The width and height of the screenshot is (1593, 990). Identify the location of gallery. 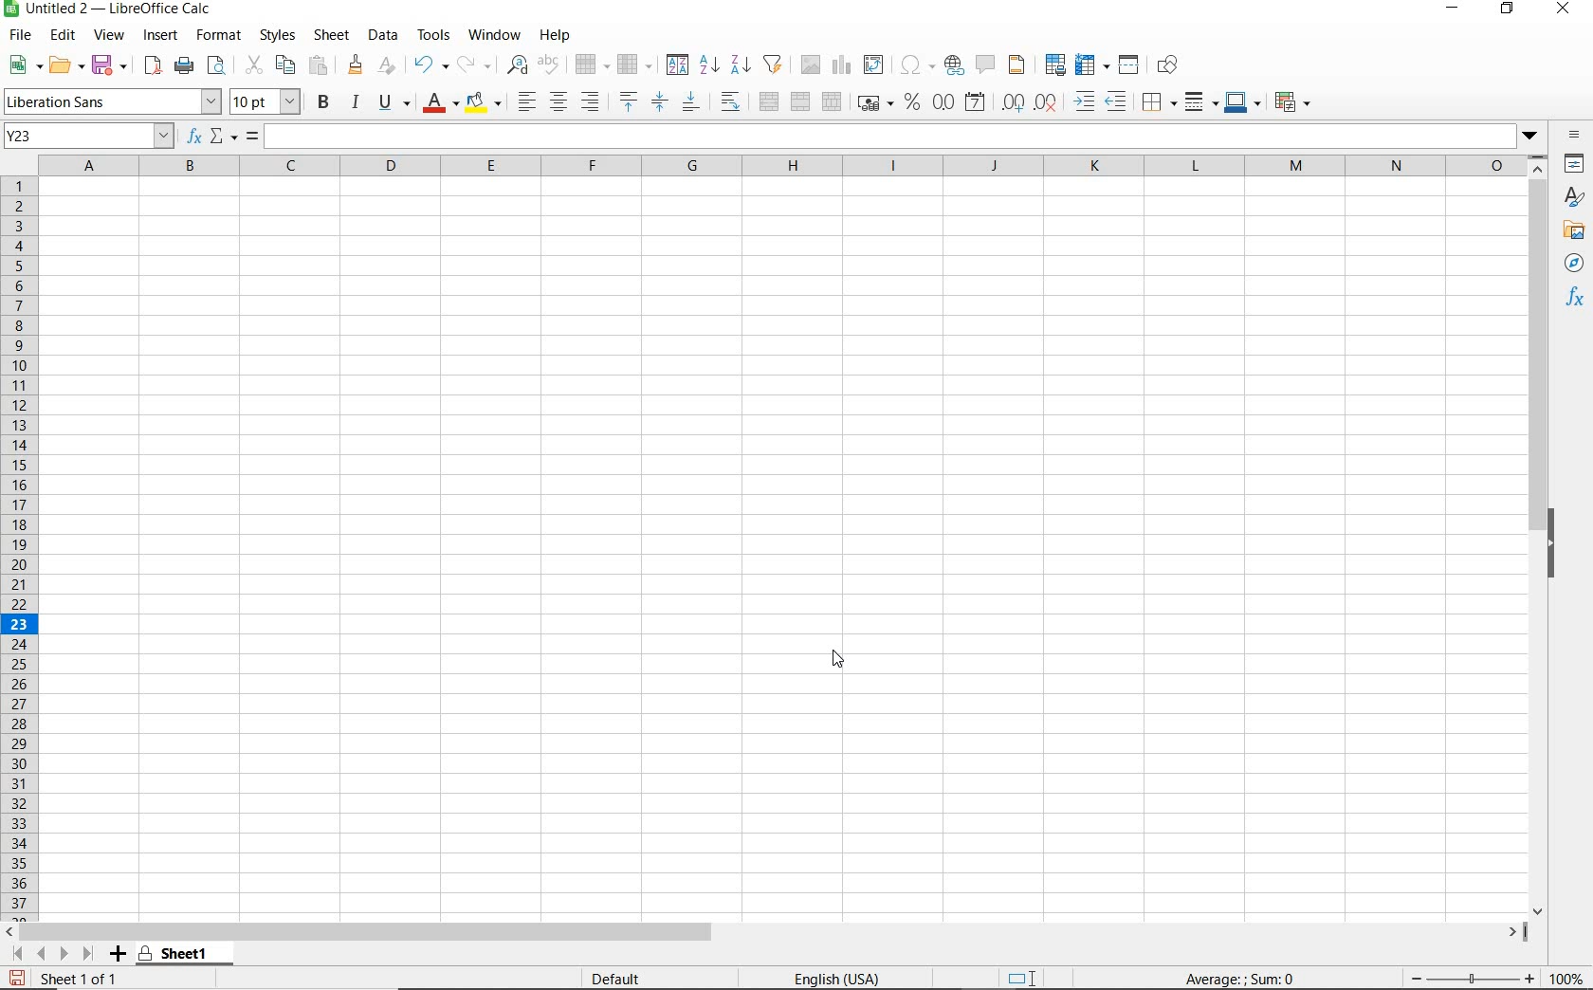
(1574, 229).